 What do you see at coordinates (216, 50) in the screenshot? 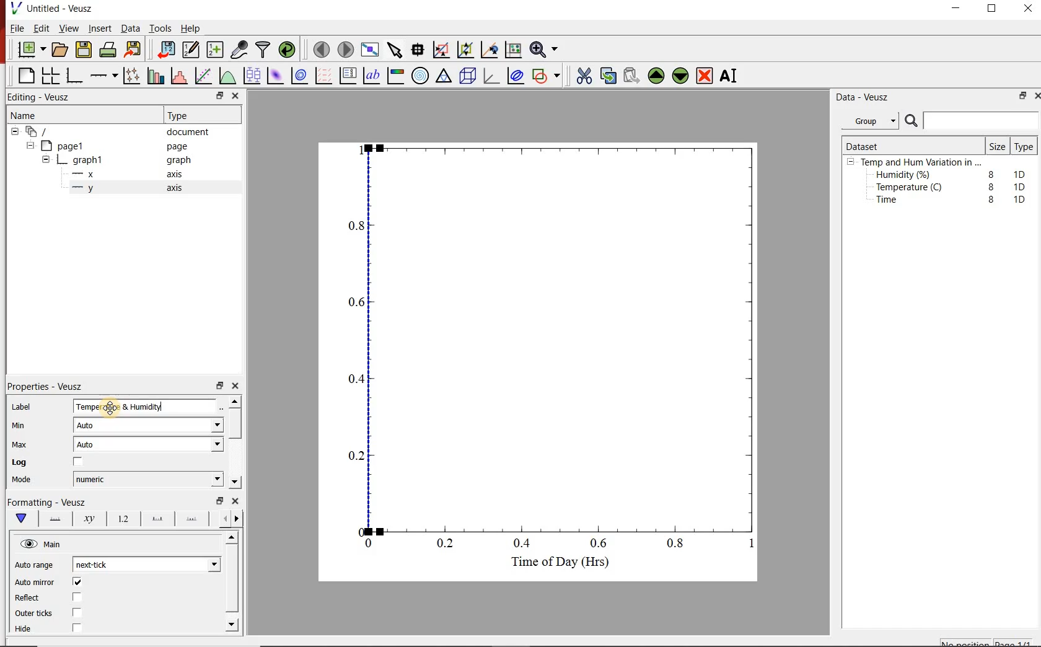
I see `create new datasets using ranges, parametrically or as functions of existing datasets` at bounding box center [216, 50].